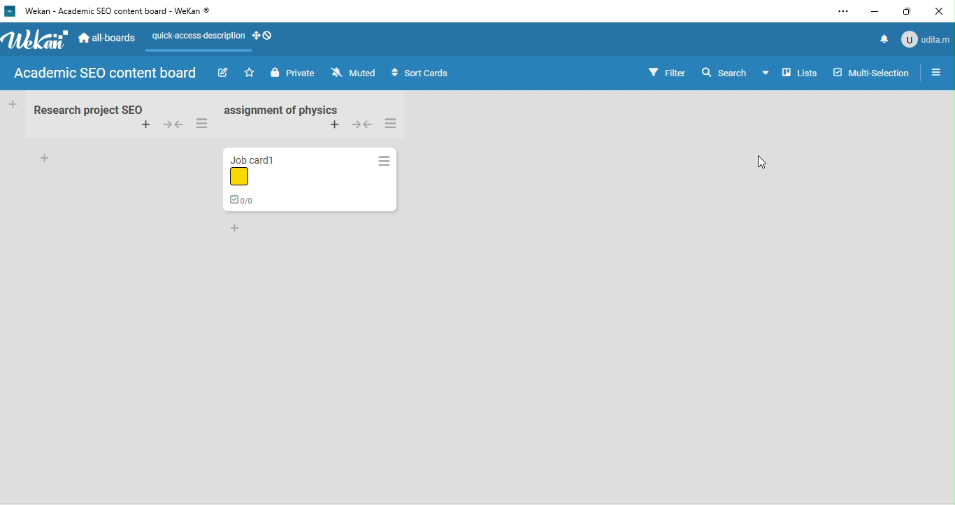 The height and width of the screenshot is (505, 955). Describe the element at coordinates (222, 73) in the screenshot. I see `edit` at that location.